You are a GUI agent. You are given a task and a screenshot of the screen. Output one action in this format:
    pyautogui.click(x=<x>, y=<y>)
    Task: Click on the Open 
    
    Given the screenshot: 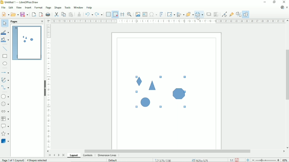 What is the action you would take?
    pyautogui.click(x=15, y=15)
    